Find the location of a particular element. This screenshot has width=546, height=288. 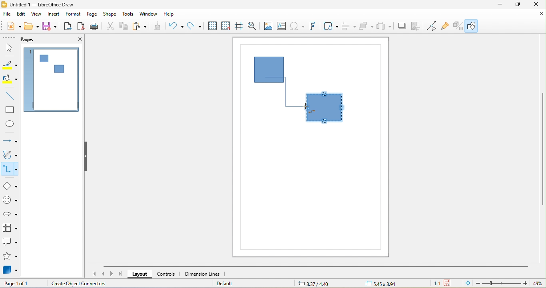

crop image is located at coordinates (417, 26).